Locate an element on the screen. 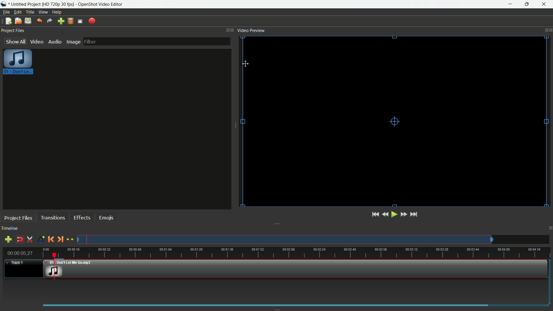 This screenshot has width=553, height=311. app name is located at coordinates (101, 4).